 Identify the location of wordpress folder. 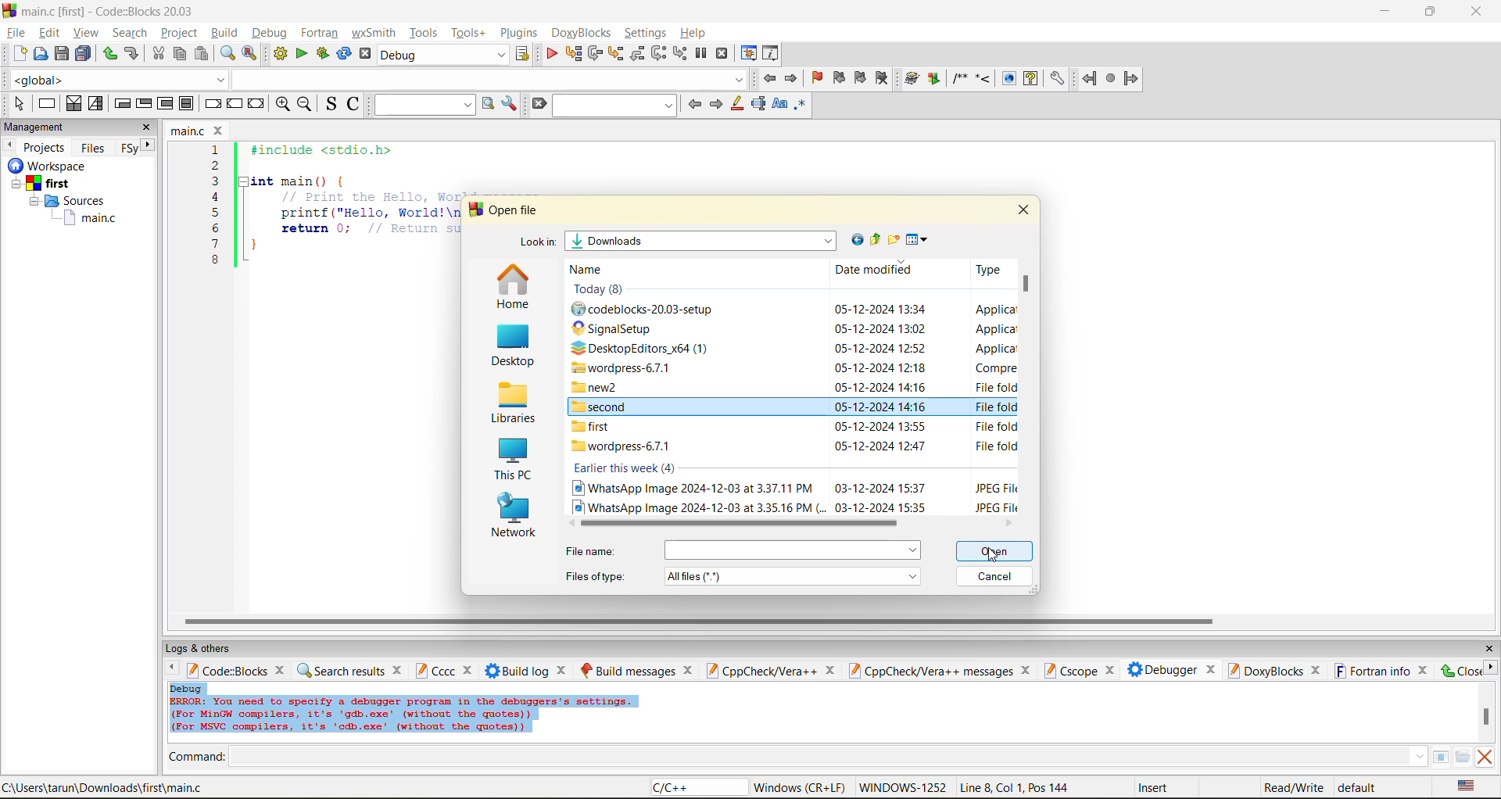
(629, 367).